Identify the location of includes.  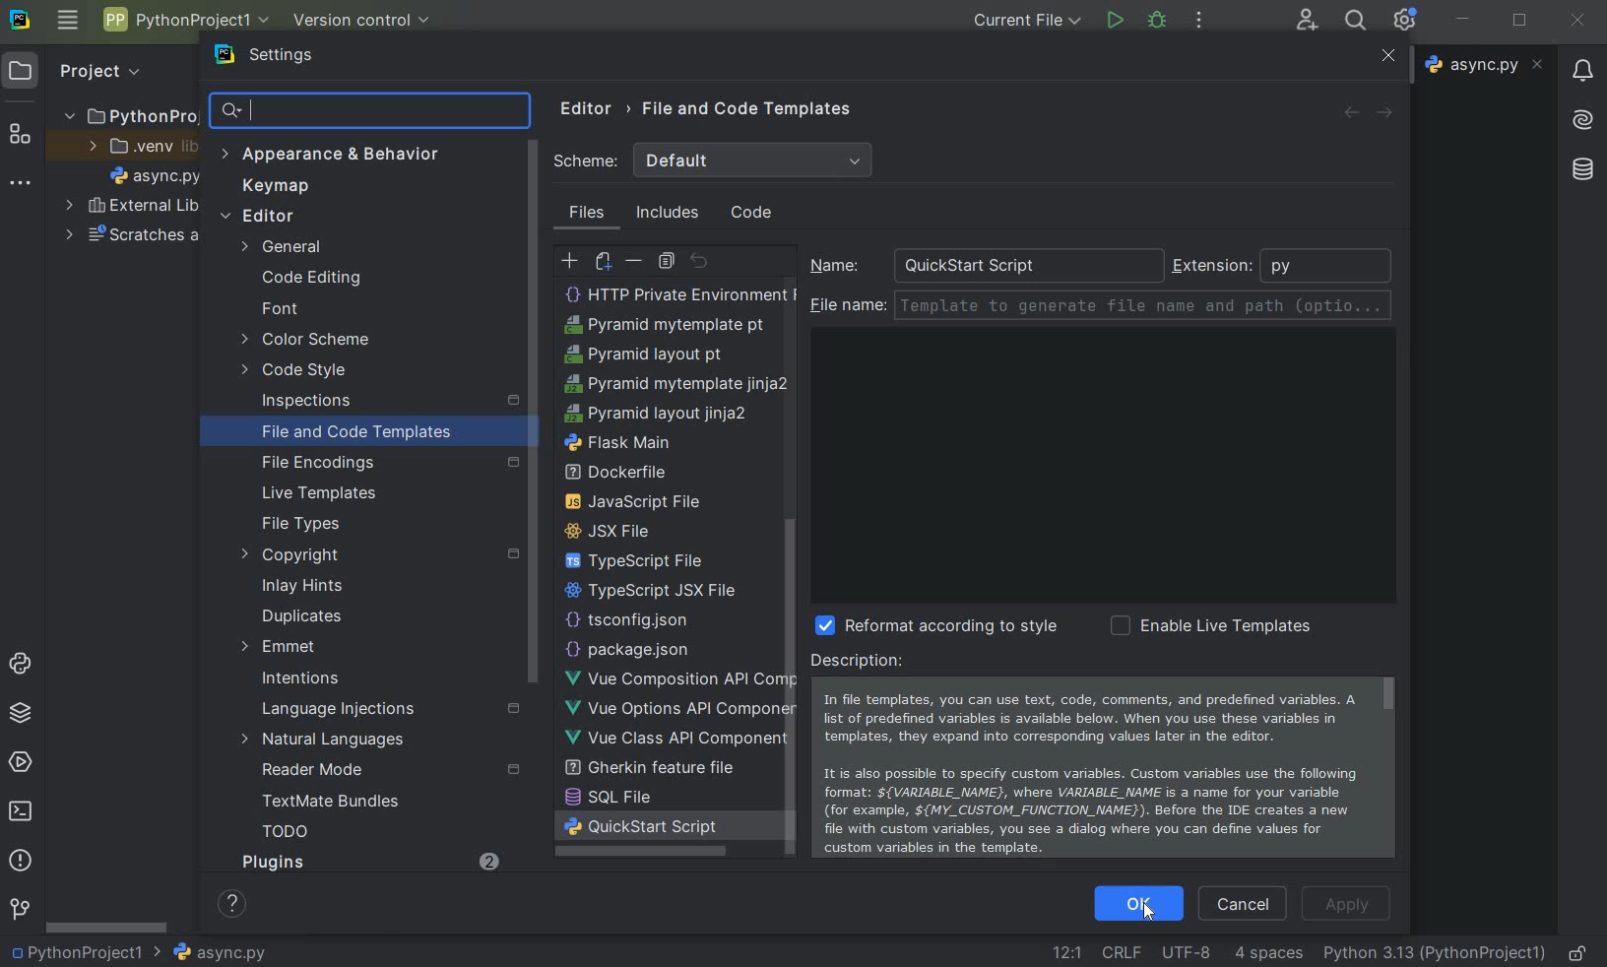
(669, 214).